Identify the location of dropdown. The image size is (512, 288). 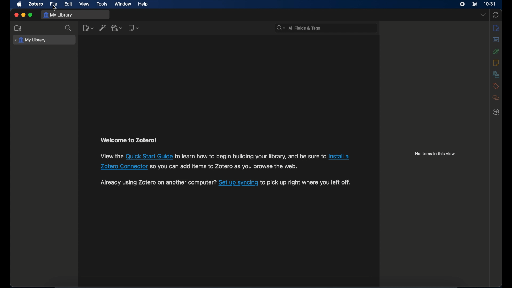
(483, 15).